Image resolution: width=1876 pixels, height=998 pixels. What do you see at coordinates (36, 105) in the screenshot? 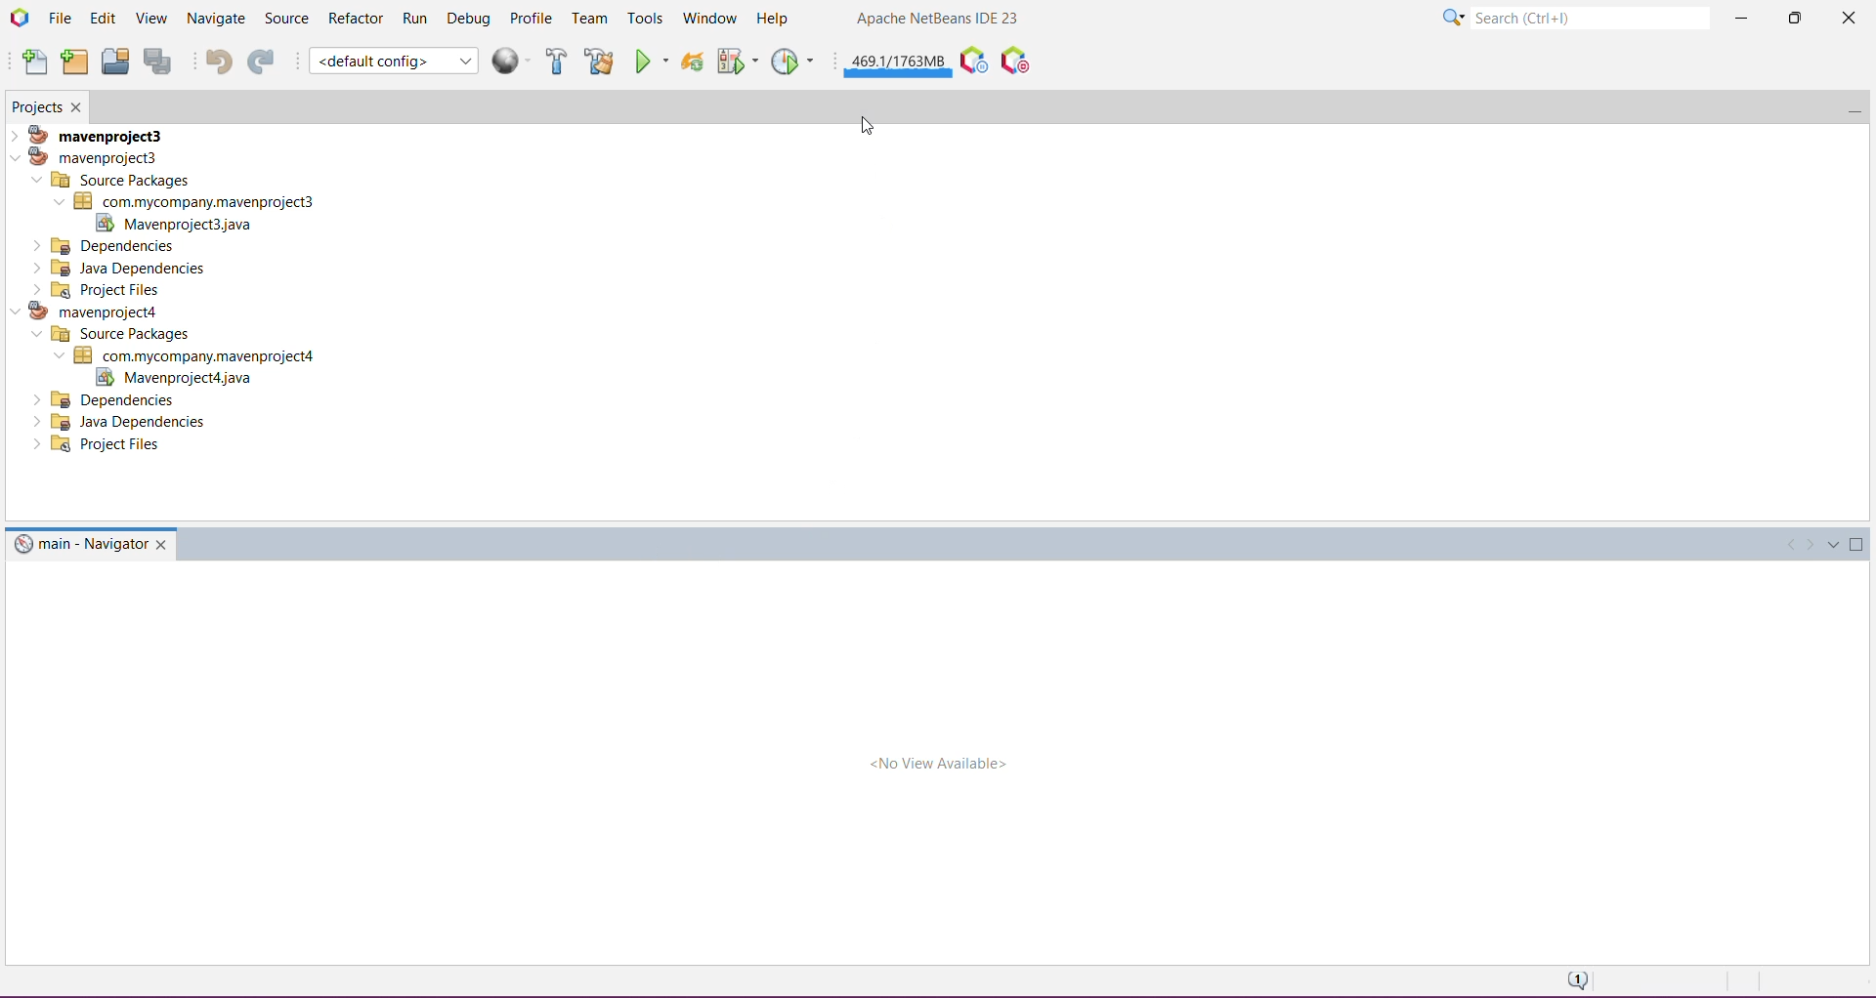
I see `Projects Window` at bounding box center [36, 105].